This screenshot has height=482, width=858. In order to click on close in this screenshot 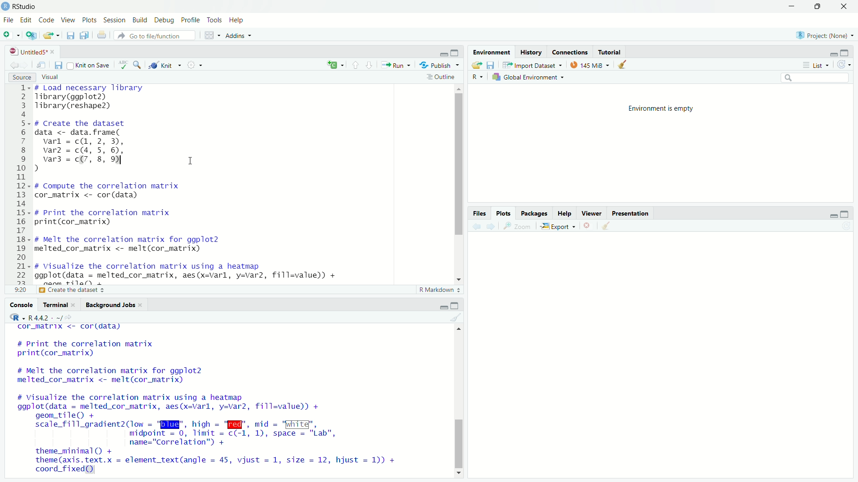, I will do `click(845, 7)`.